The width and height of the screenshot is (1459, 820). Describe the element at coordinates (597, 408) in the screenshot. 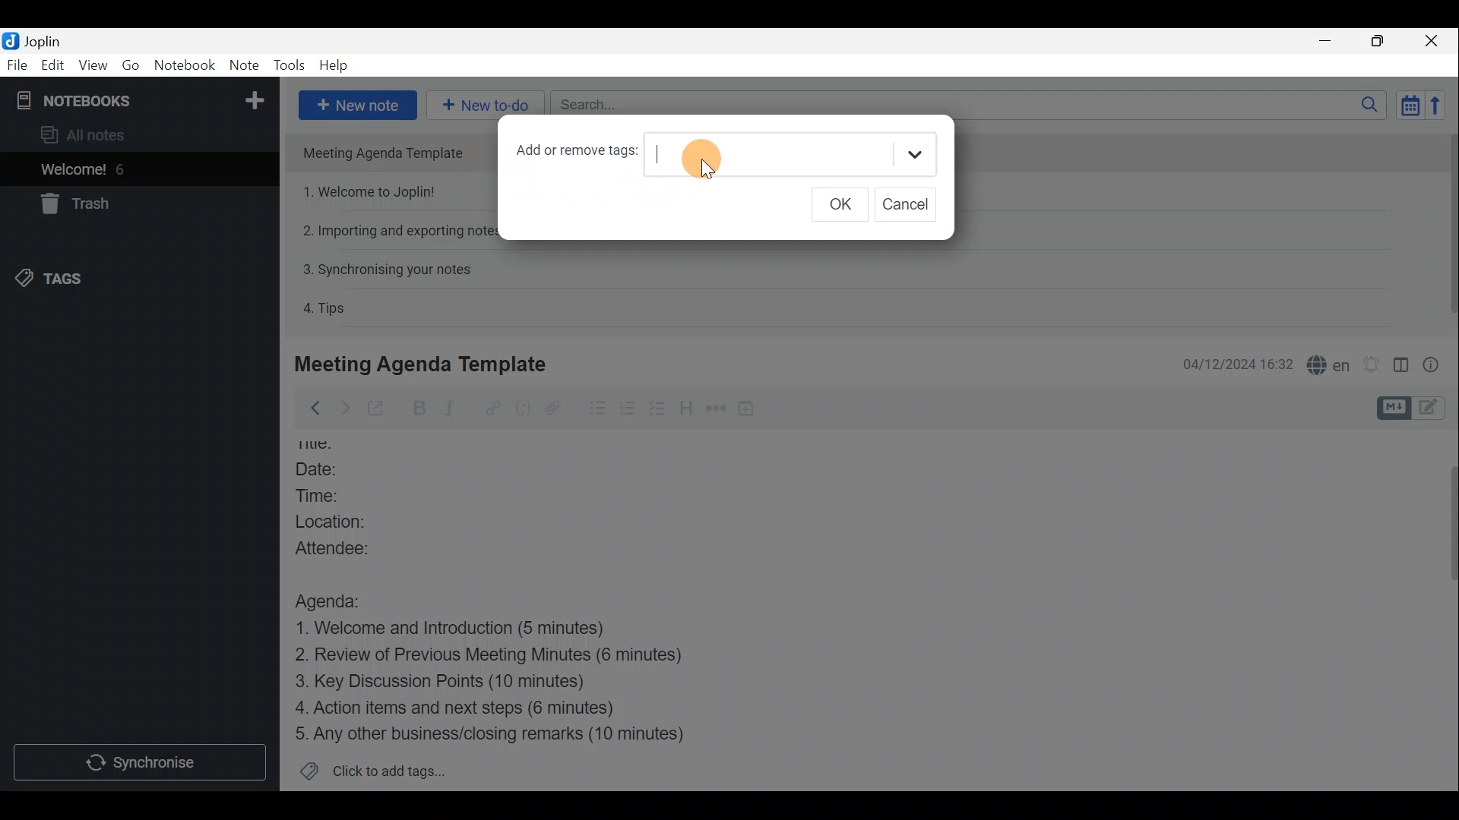

I see `Bulleted list` at that location.